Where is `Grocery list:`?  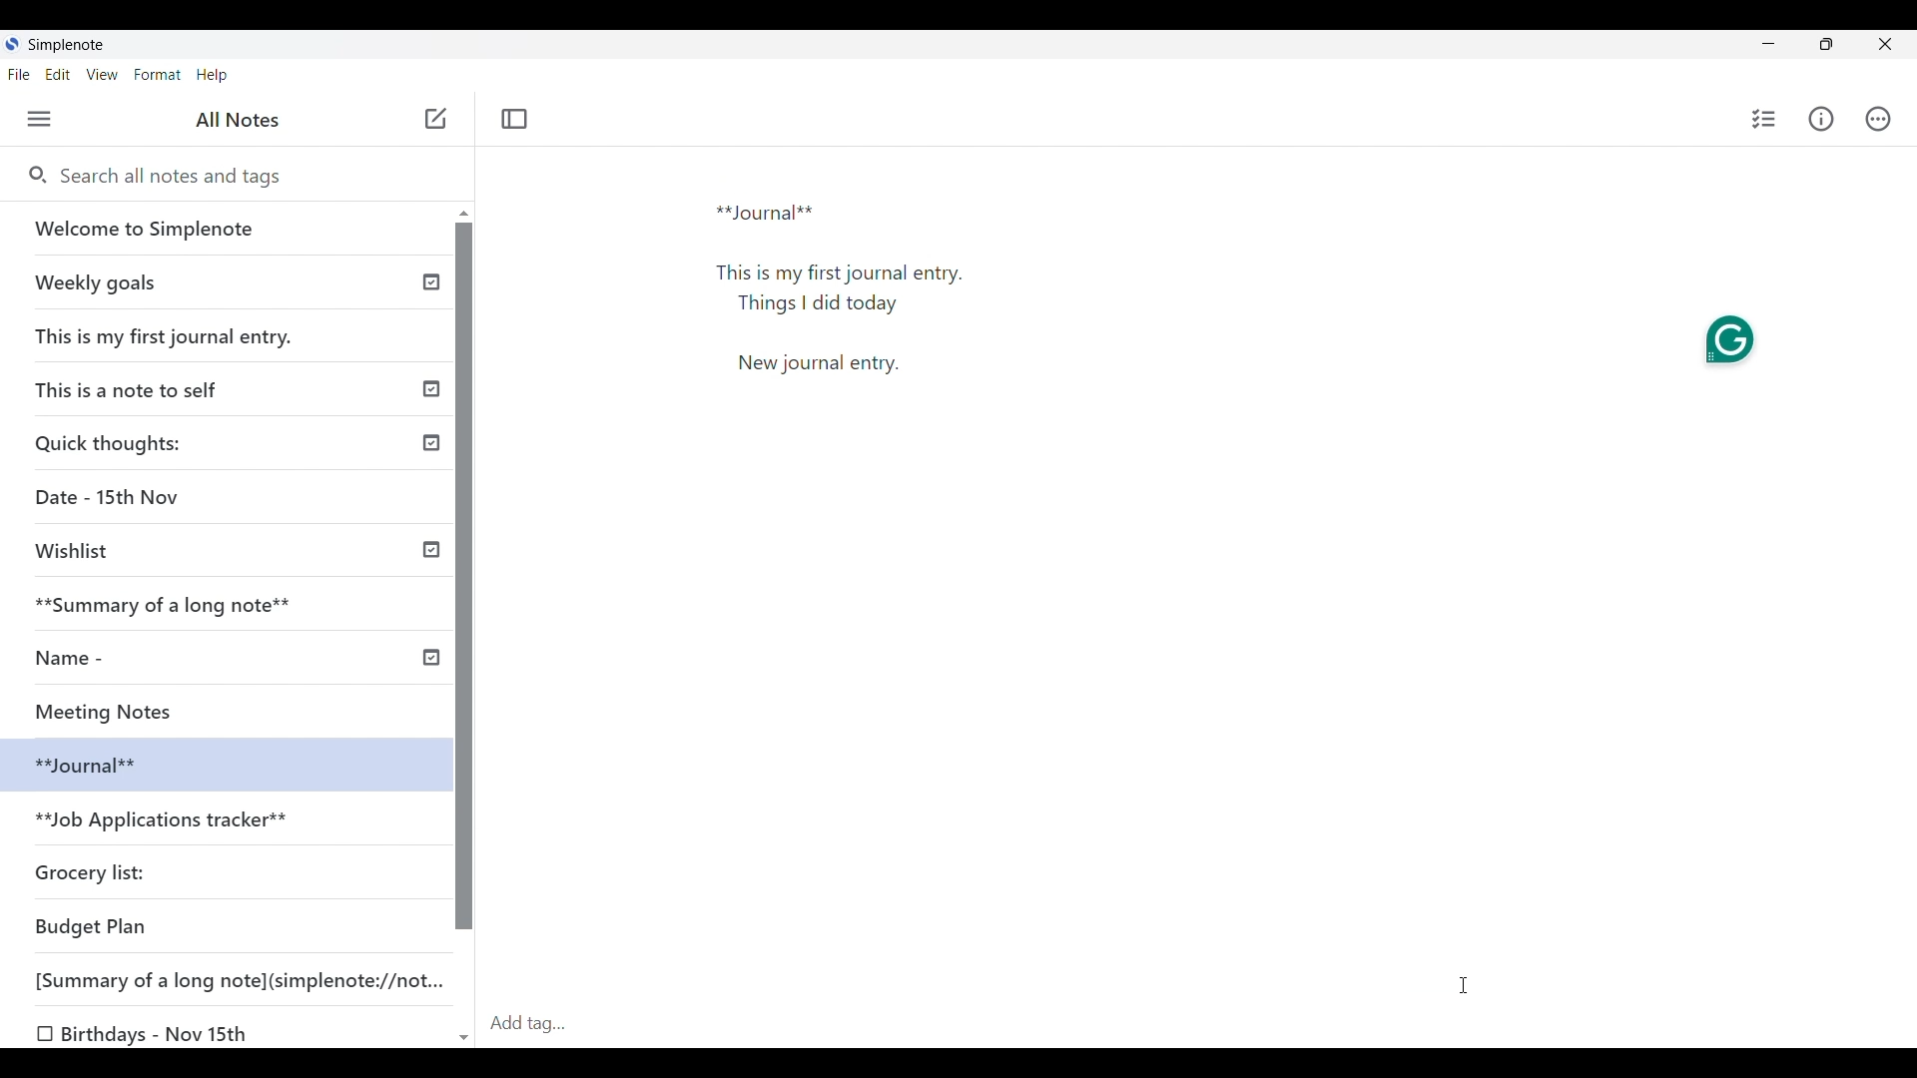
Grocery list: is located at coordinates (94, 870).